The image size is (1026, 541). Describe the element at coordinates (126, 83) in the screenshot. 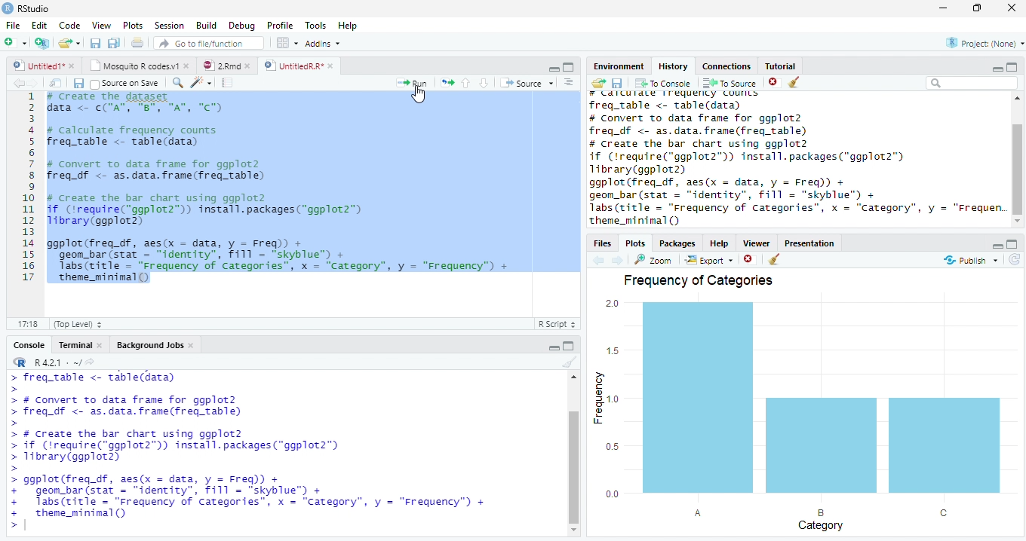

I see `Source on Save` at that location.